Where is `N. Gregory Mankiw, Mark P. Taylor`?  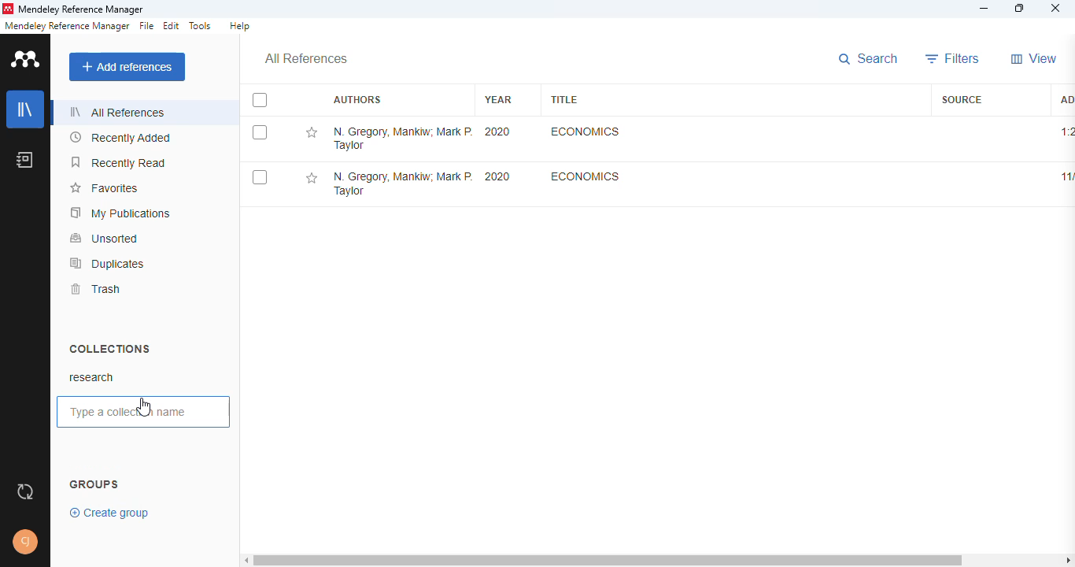
N. Gregory Mankiw, Mark P. Taylor is located at coordinates (402, 138).